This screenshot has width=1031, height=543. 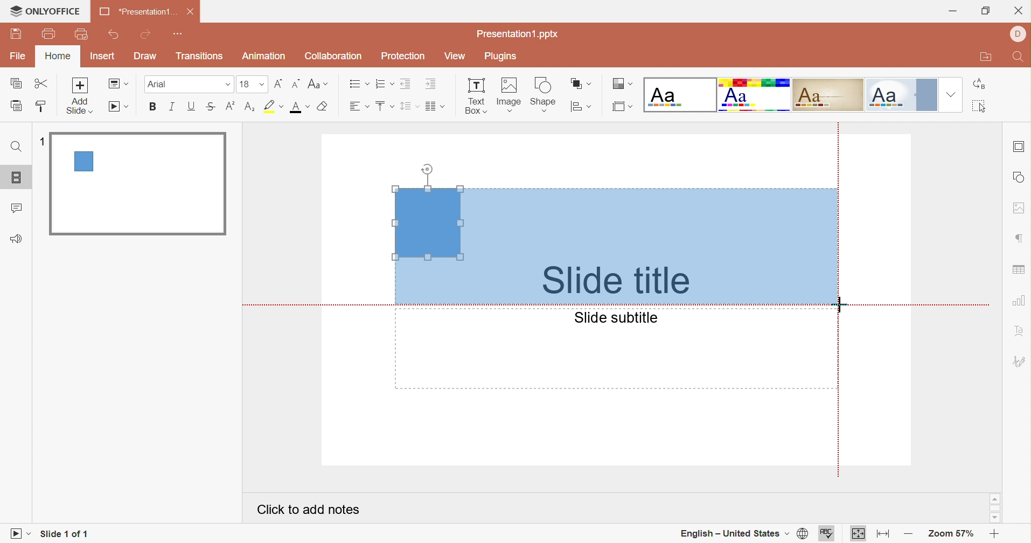 I want to click on Table settings, so click(x=1018, y=270).